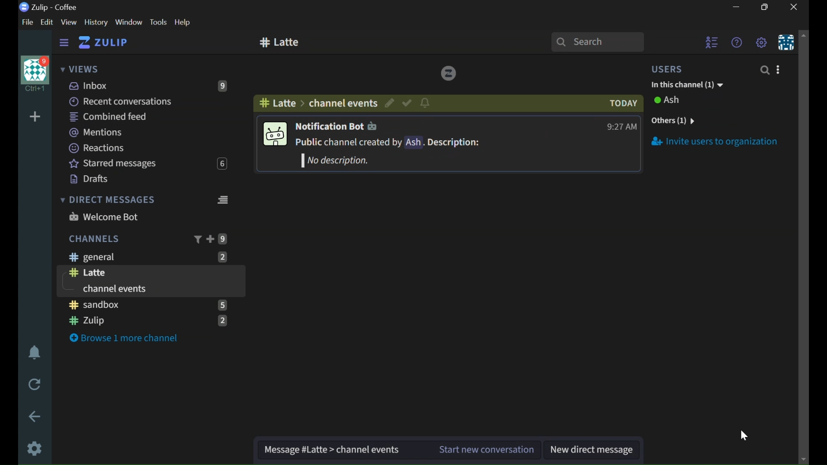 The width and height of the screenshot is (827, 465). Describe the element at coordinates (210, 240) in the screenshot. I see `ADD CHANNEL` at that location.